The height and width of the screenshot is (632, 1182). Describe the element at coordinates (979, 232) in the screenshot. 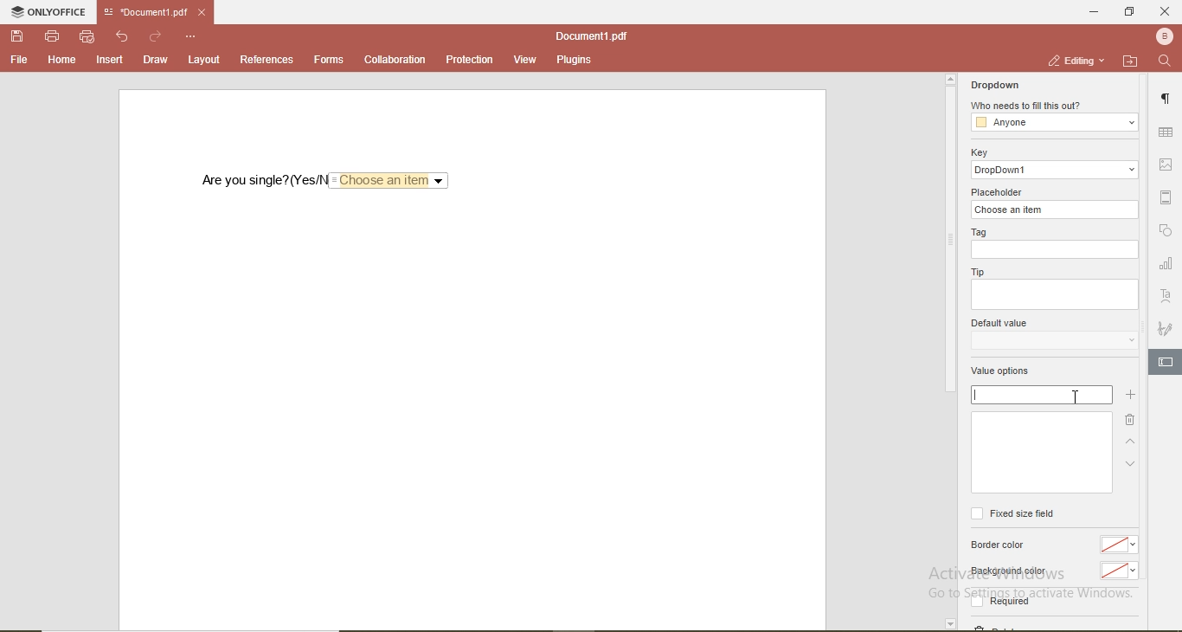

I see `tag` at that location.